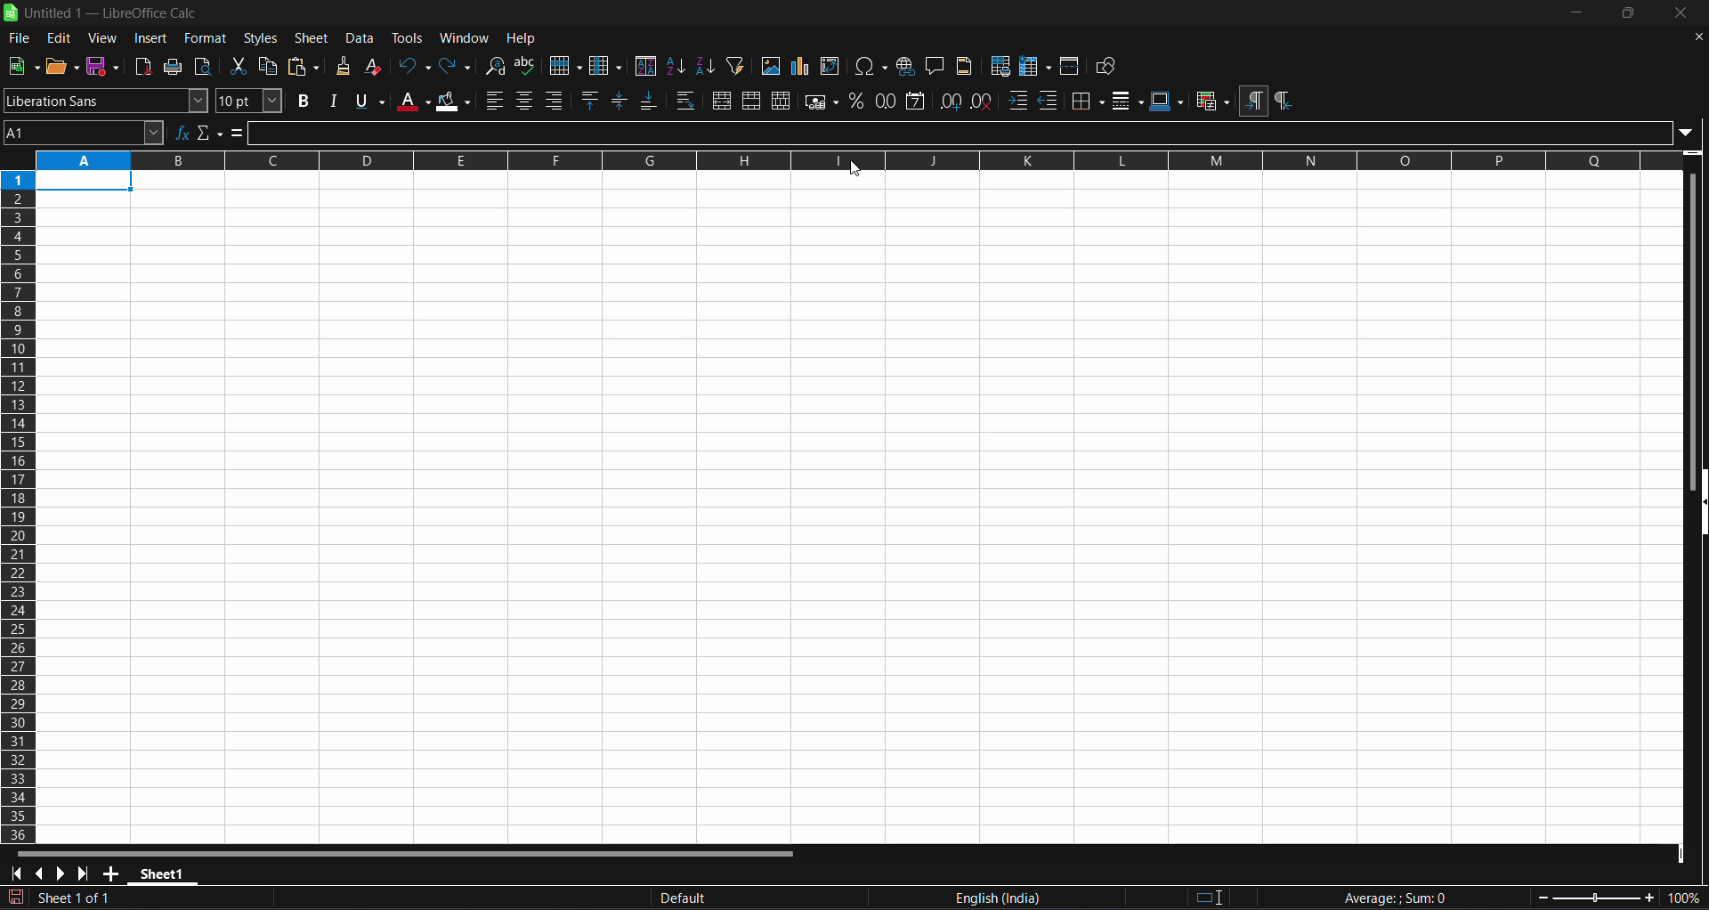  Describe the element at coordinates (861, 102) in the screenshot. I see `format as percen` at that location.